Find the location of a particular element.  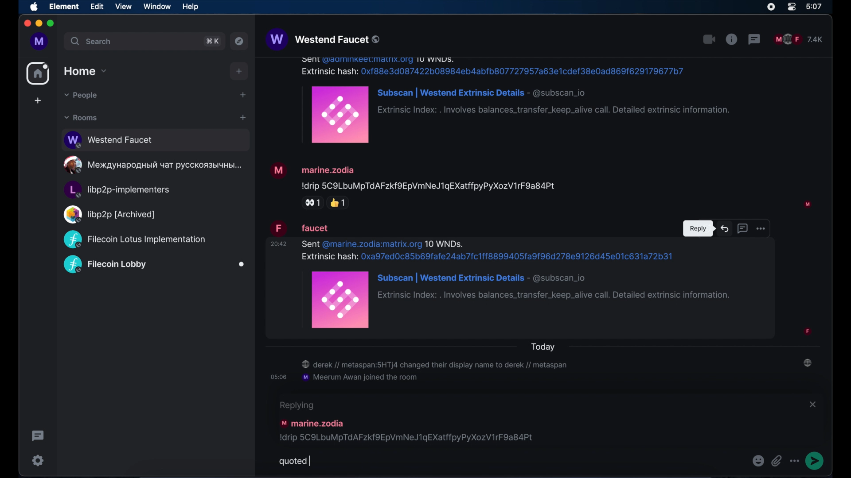

reply in thread is located at coordinates (742, 228).